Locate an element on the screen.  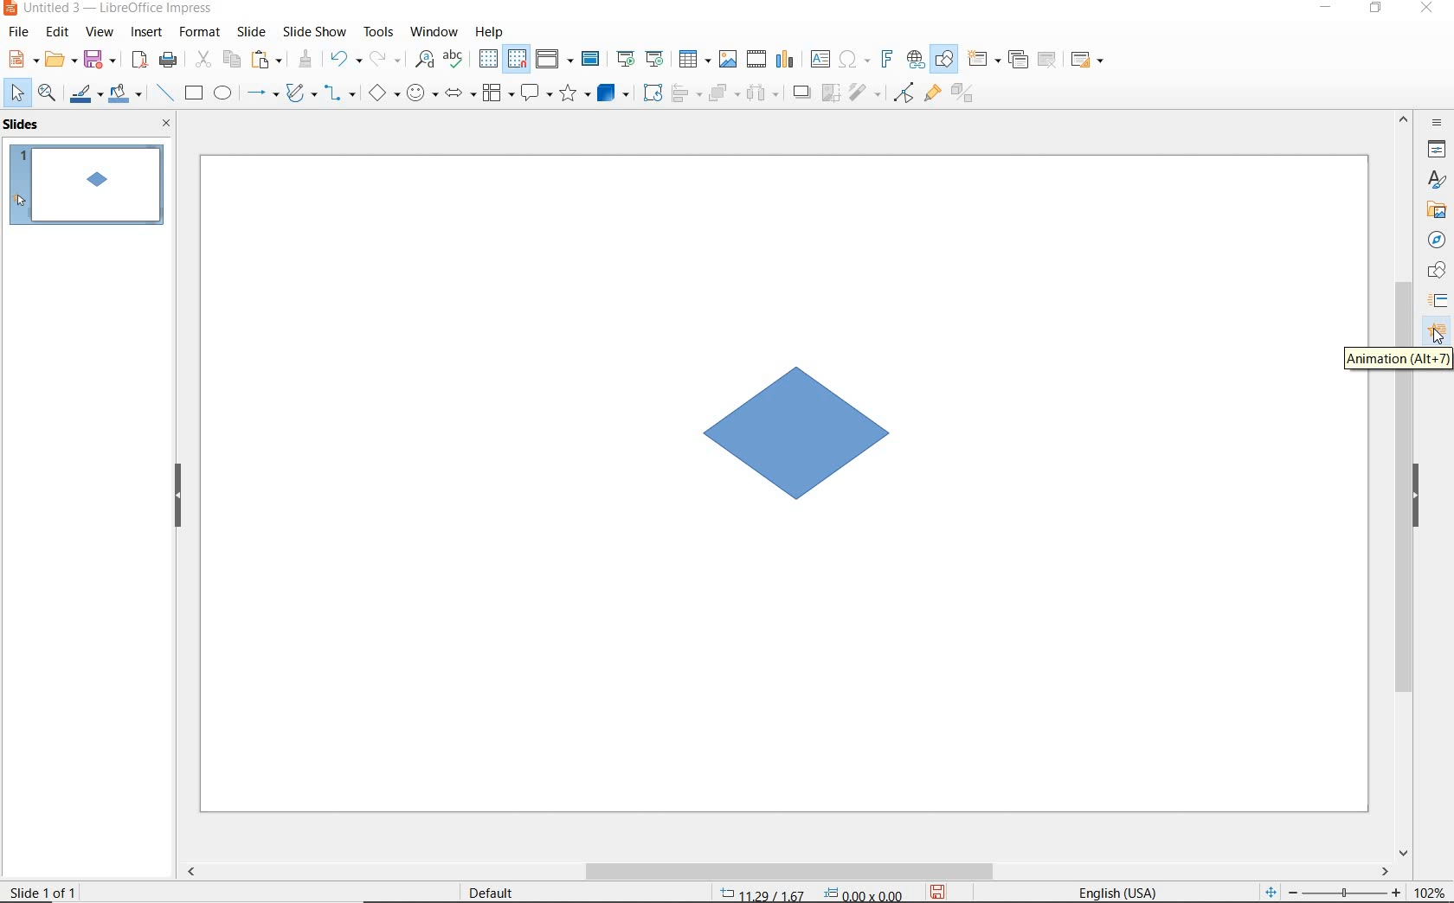
display views is located at coordinates (552, 60).